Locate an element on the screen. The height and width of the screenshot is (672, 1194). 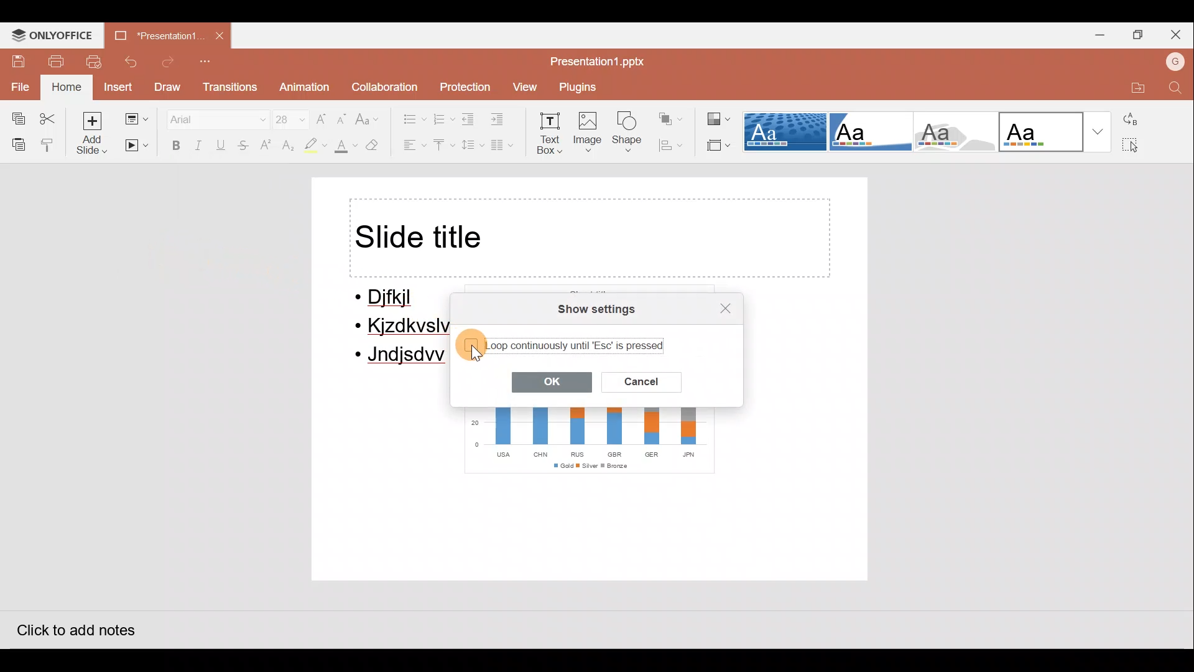
Change colour theme is located at coordinates (716, 119).